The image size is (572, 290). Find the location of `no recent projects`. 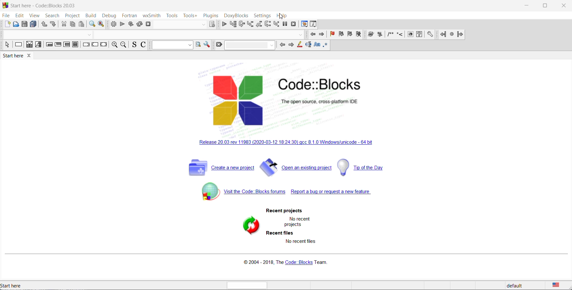

no recent projects is located at coordinates (297, 222).